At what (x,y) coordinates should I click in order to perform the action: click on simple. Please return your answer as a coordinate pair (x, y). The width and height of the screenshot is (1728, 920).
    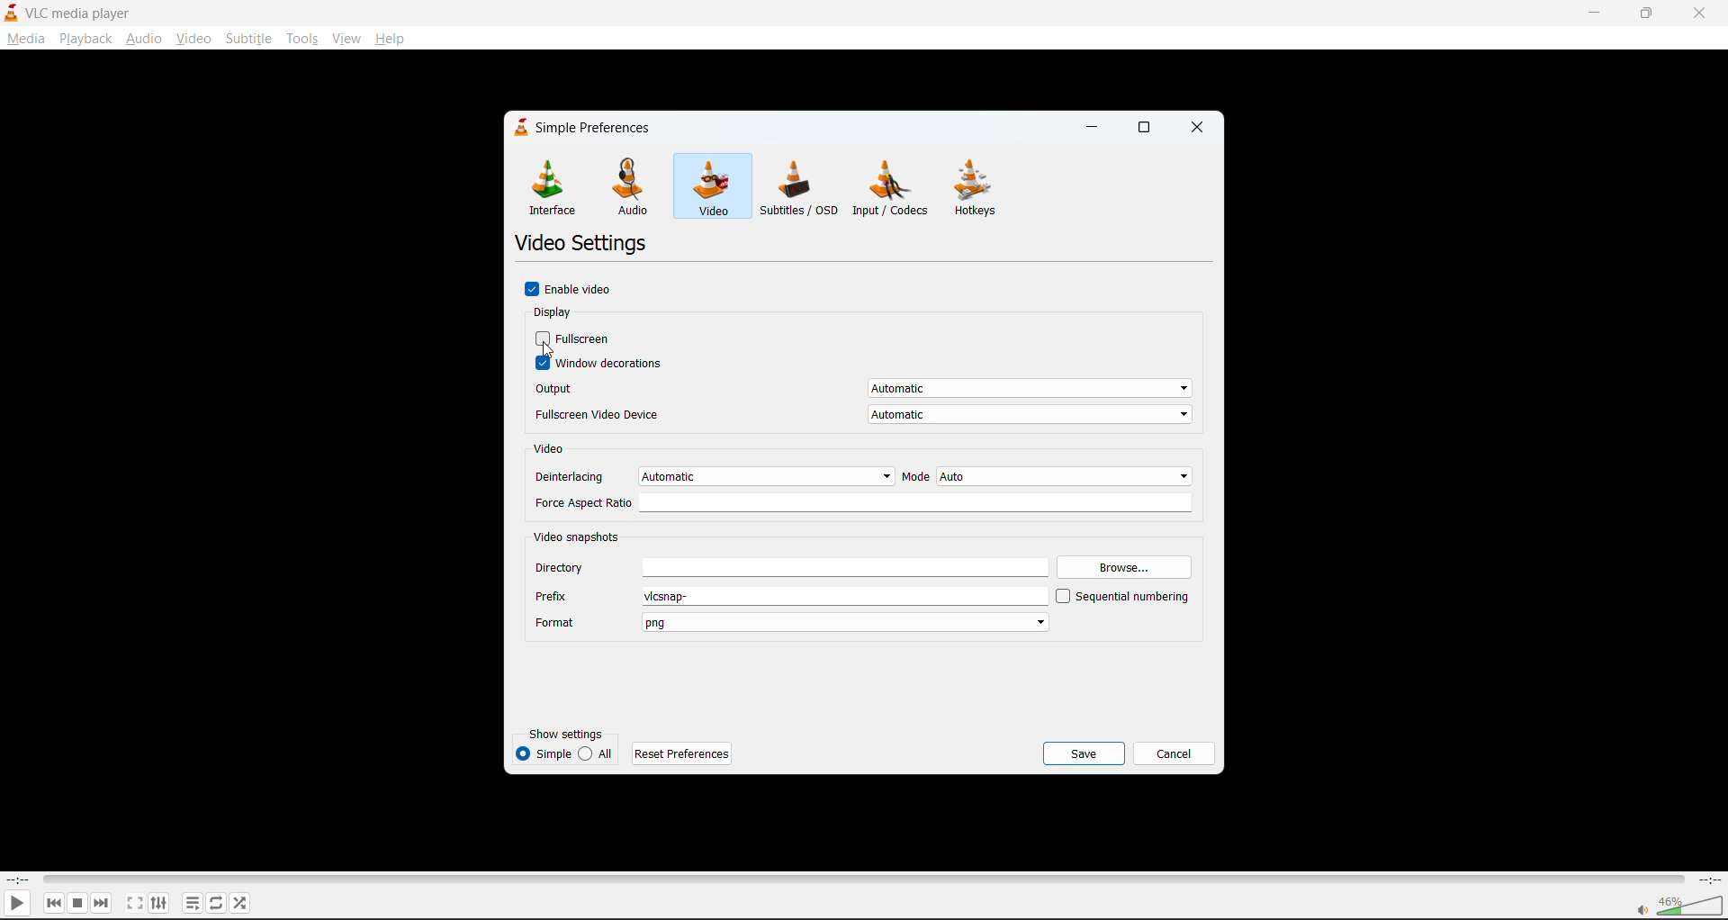
    Looking at the image, I should click on (543, 753).